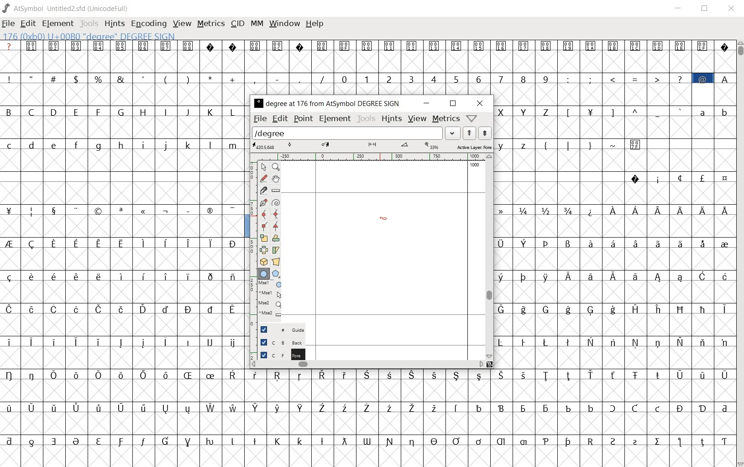 This screenshot has width=744, height=467. I want to click on , so click(123, 275).